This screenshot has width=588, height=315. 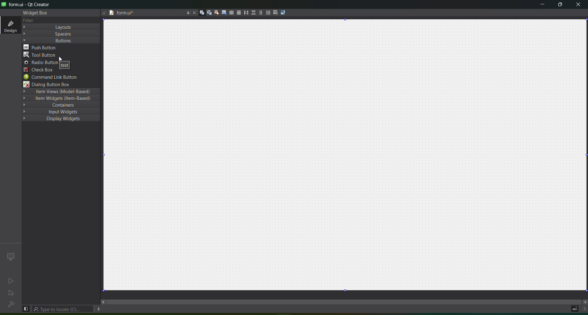 What do you see at coordinates (231, 13) in the screenshot?
I see `layout horizontally` at bounding box center [231, 13].